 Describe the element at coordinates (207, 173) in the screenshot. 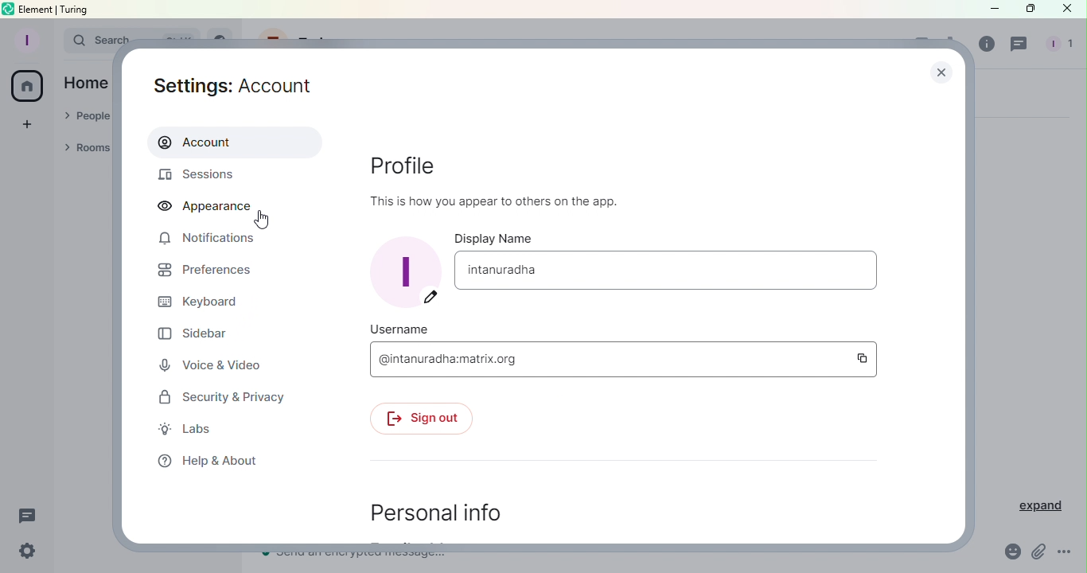

I see `Sessions` at that location.